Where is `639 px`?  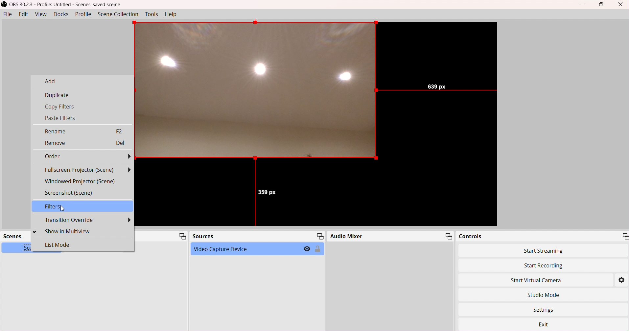
639 px is located at coordinates (436, 88).